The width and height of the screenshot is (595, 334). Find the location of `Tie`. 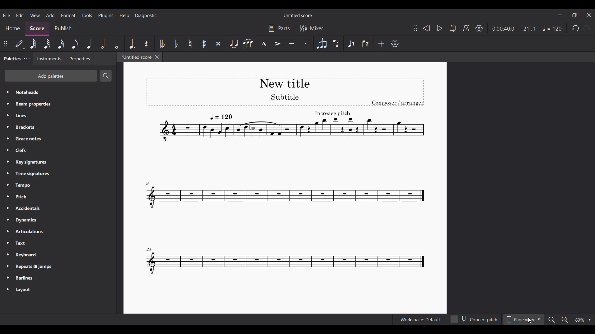

Tie is located at coordinates (233, 44).